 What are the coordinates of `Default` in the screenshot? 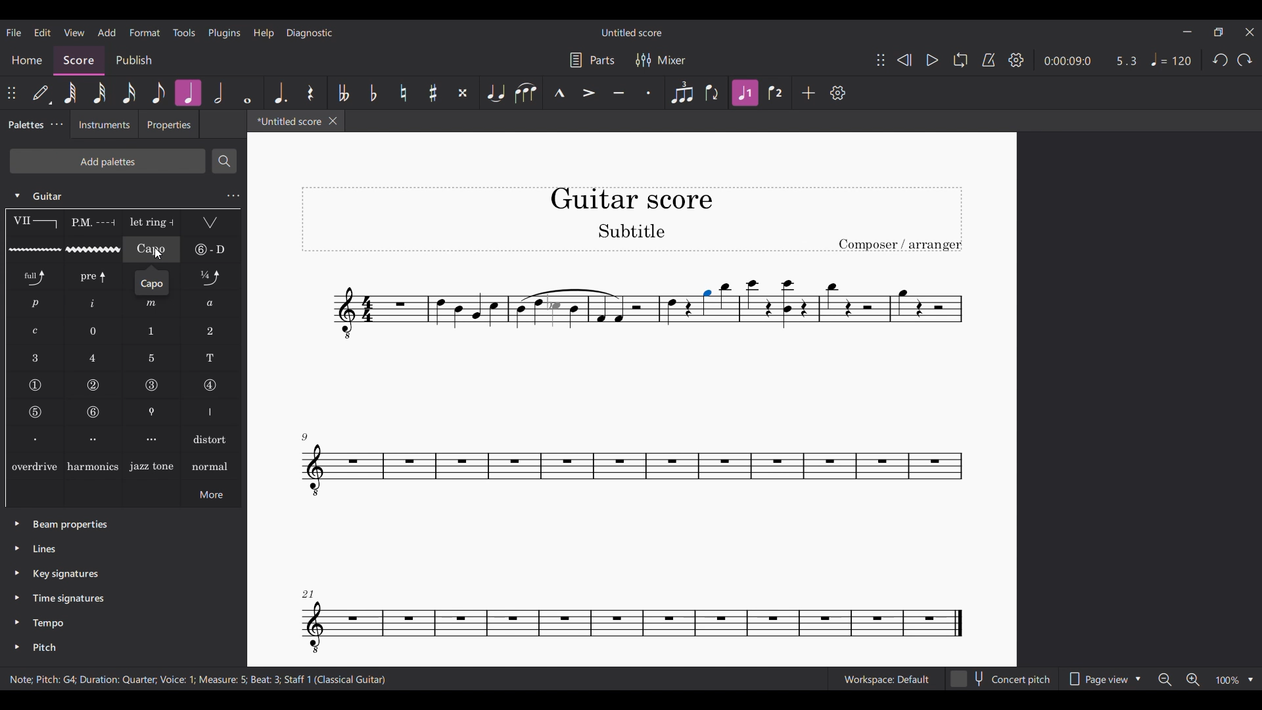 It's located at (42, 93).